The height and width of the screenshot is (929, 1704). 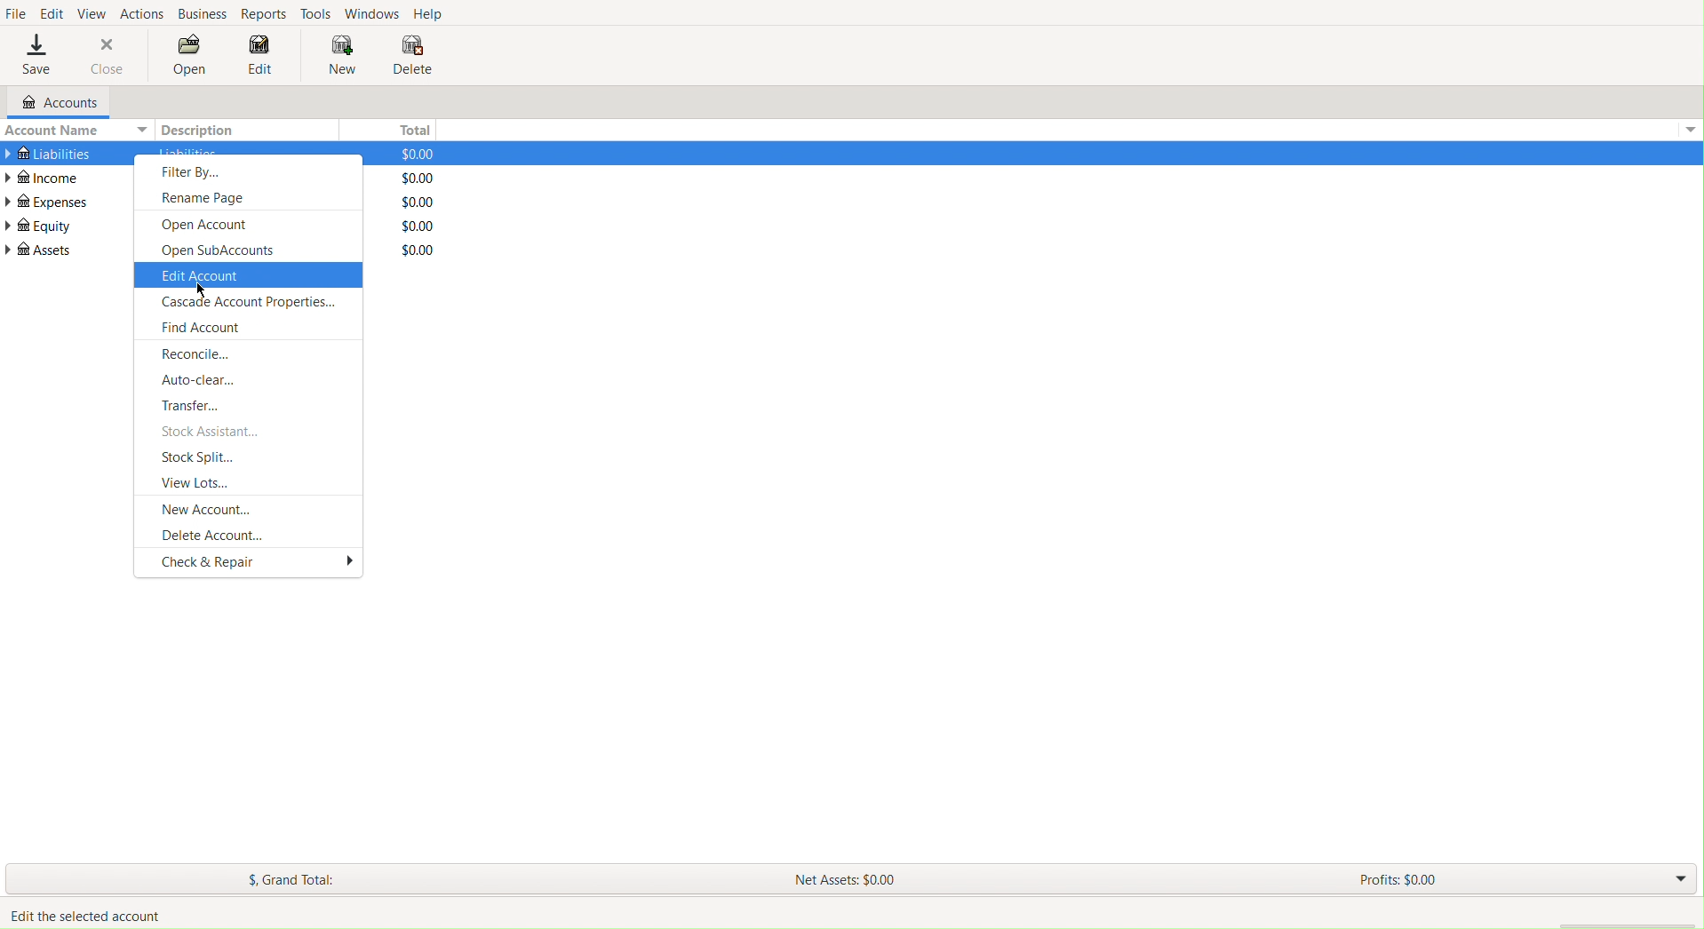 What do you see at coordinates (203, 14) in the screenshot?
I see `Business` at bounding box center [203, 14].